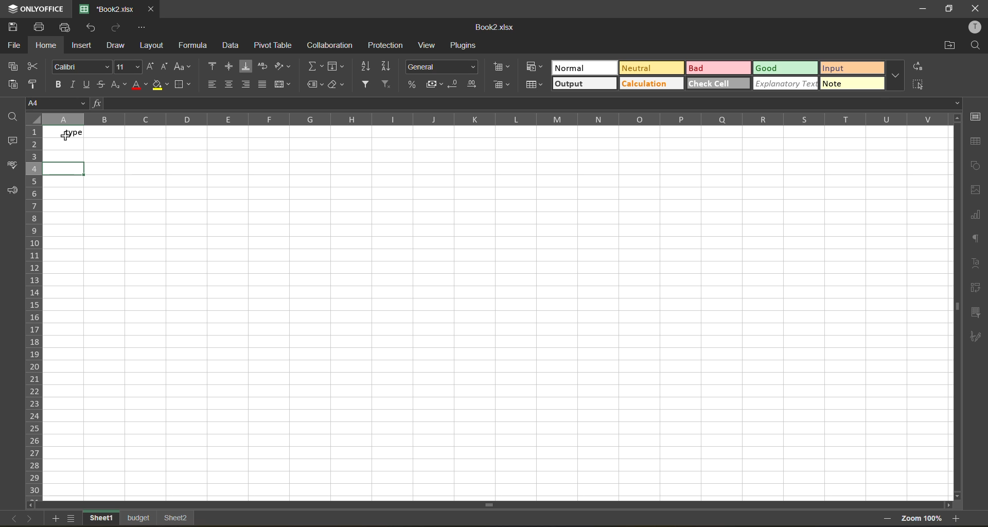  What do you see at coordinates (976, 142) in the screenshot?
I see `table` at bounding box center [976, 142].